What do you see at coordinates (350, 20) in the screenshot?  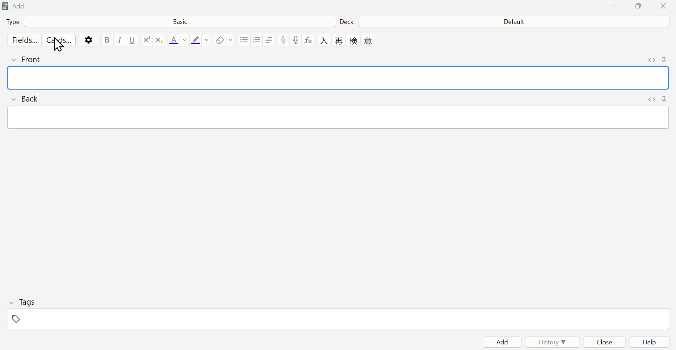 I see `Deck` at bounding box center [350, 20].